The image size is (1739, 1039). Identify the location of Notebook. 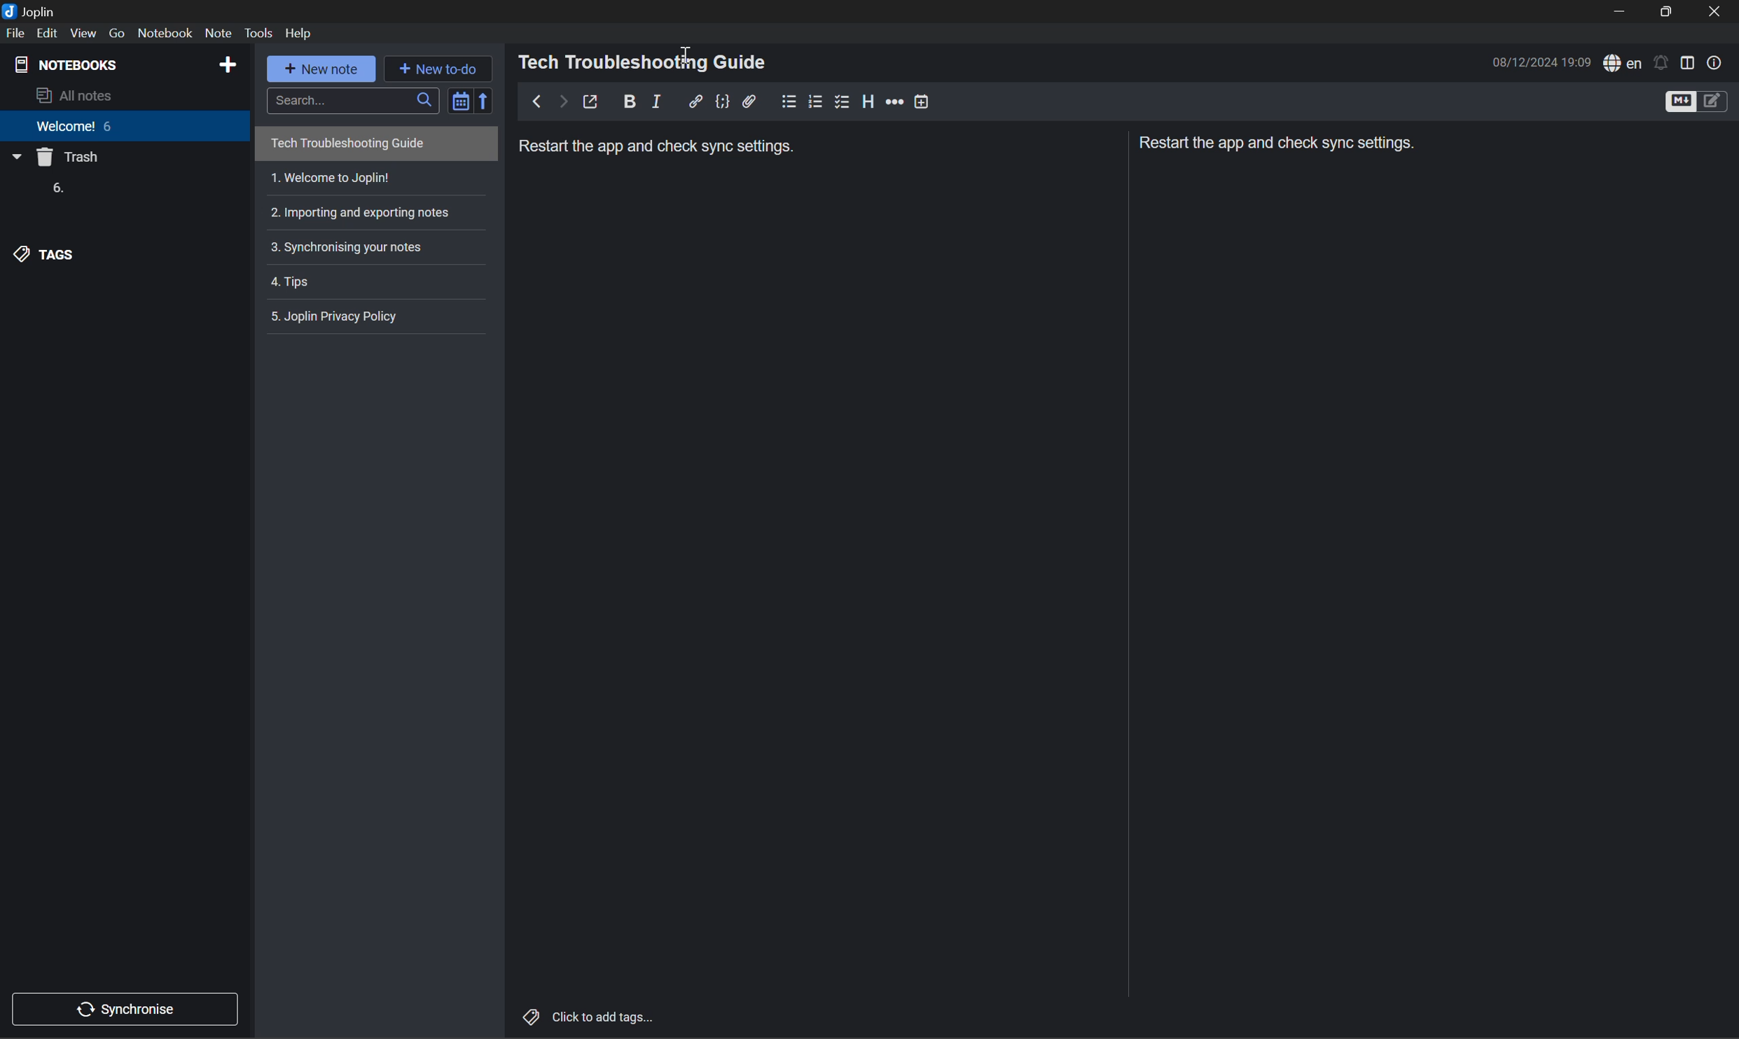
(165, 33).